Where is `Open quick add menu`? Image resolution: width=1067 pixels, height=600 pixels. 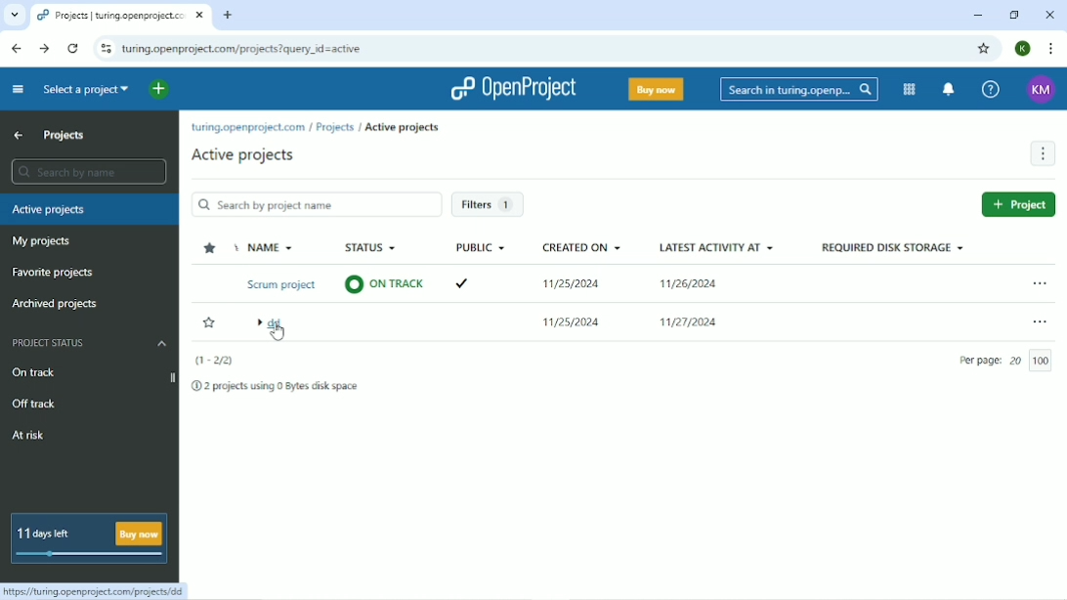
Open quick add menu is located at coordinates (159, 90).